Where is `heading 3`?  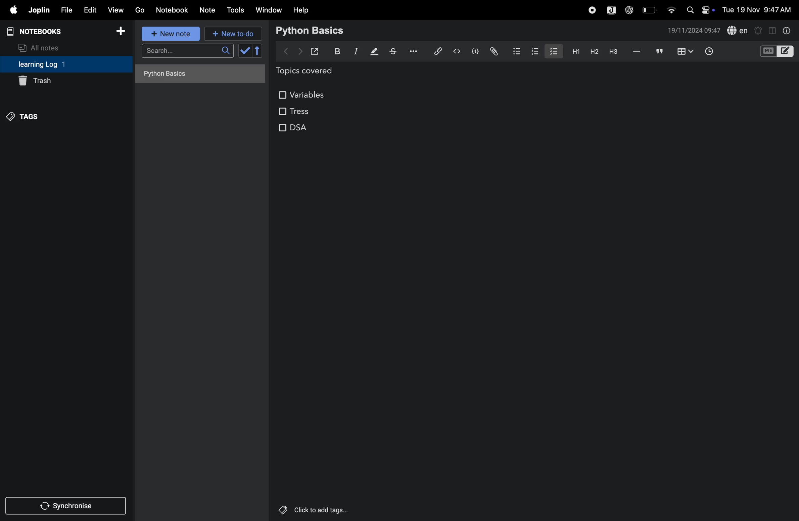 heading 3 is located at coordinates (613, 52).